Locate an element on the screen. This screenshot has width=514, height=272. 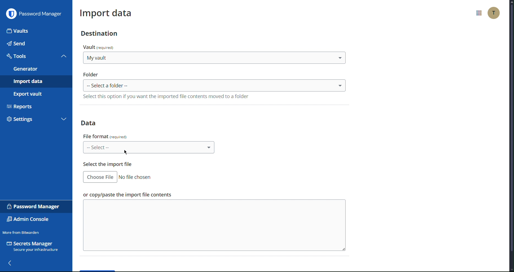
Data is located at coordinates (91, 122).